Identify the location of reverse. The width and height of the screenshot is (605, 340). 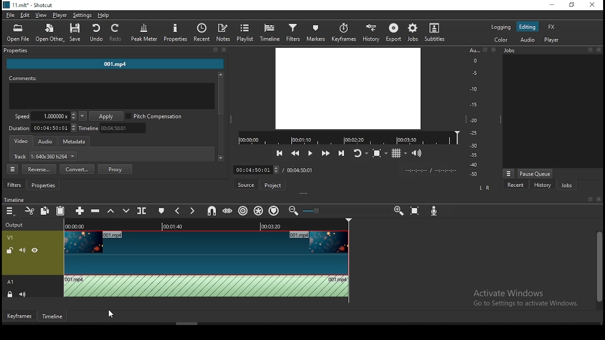
(40, 169).